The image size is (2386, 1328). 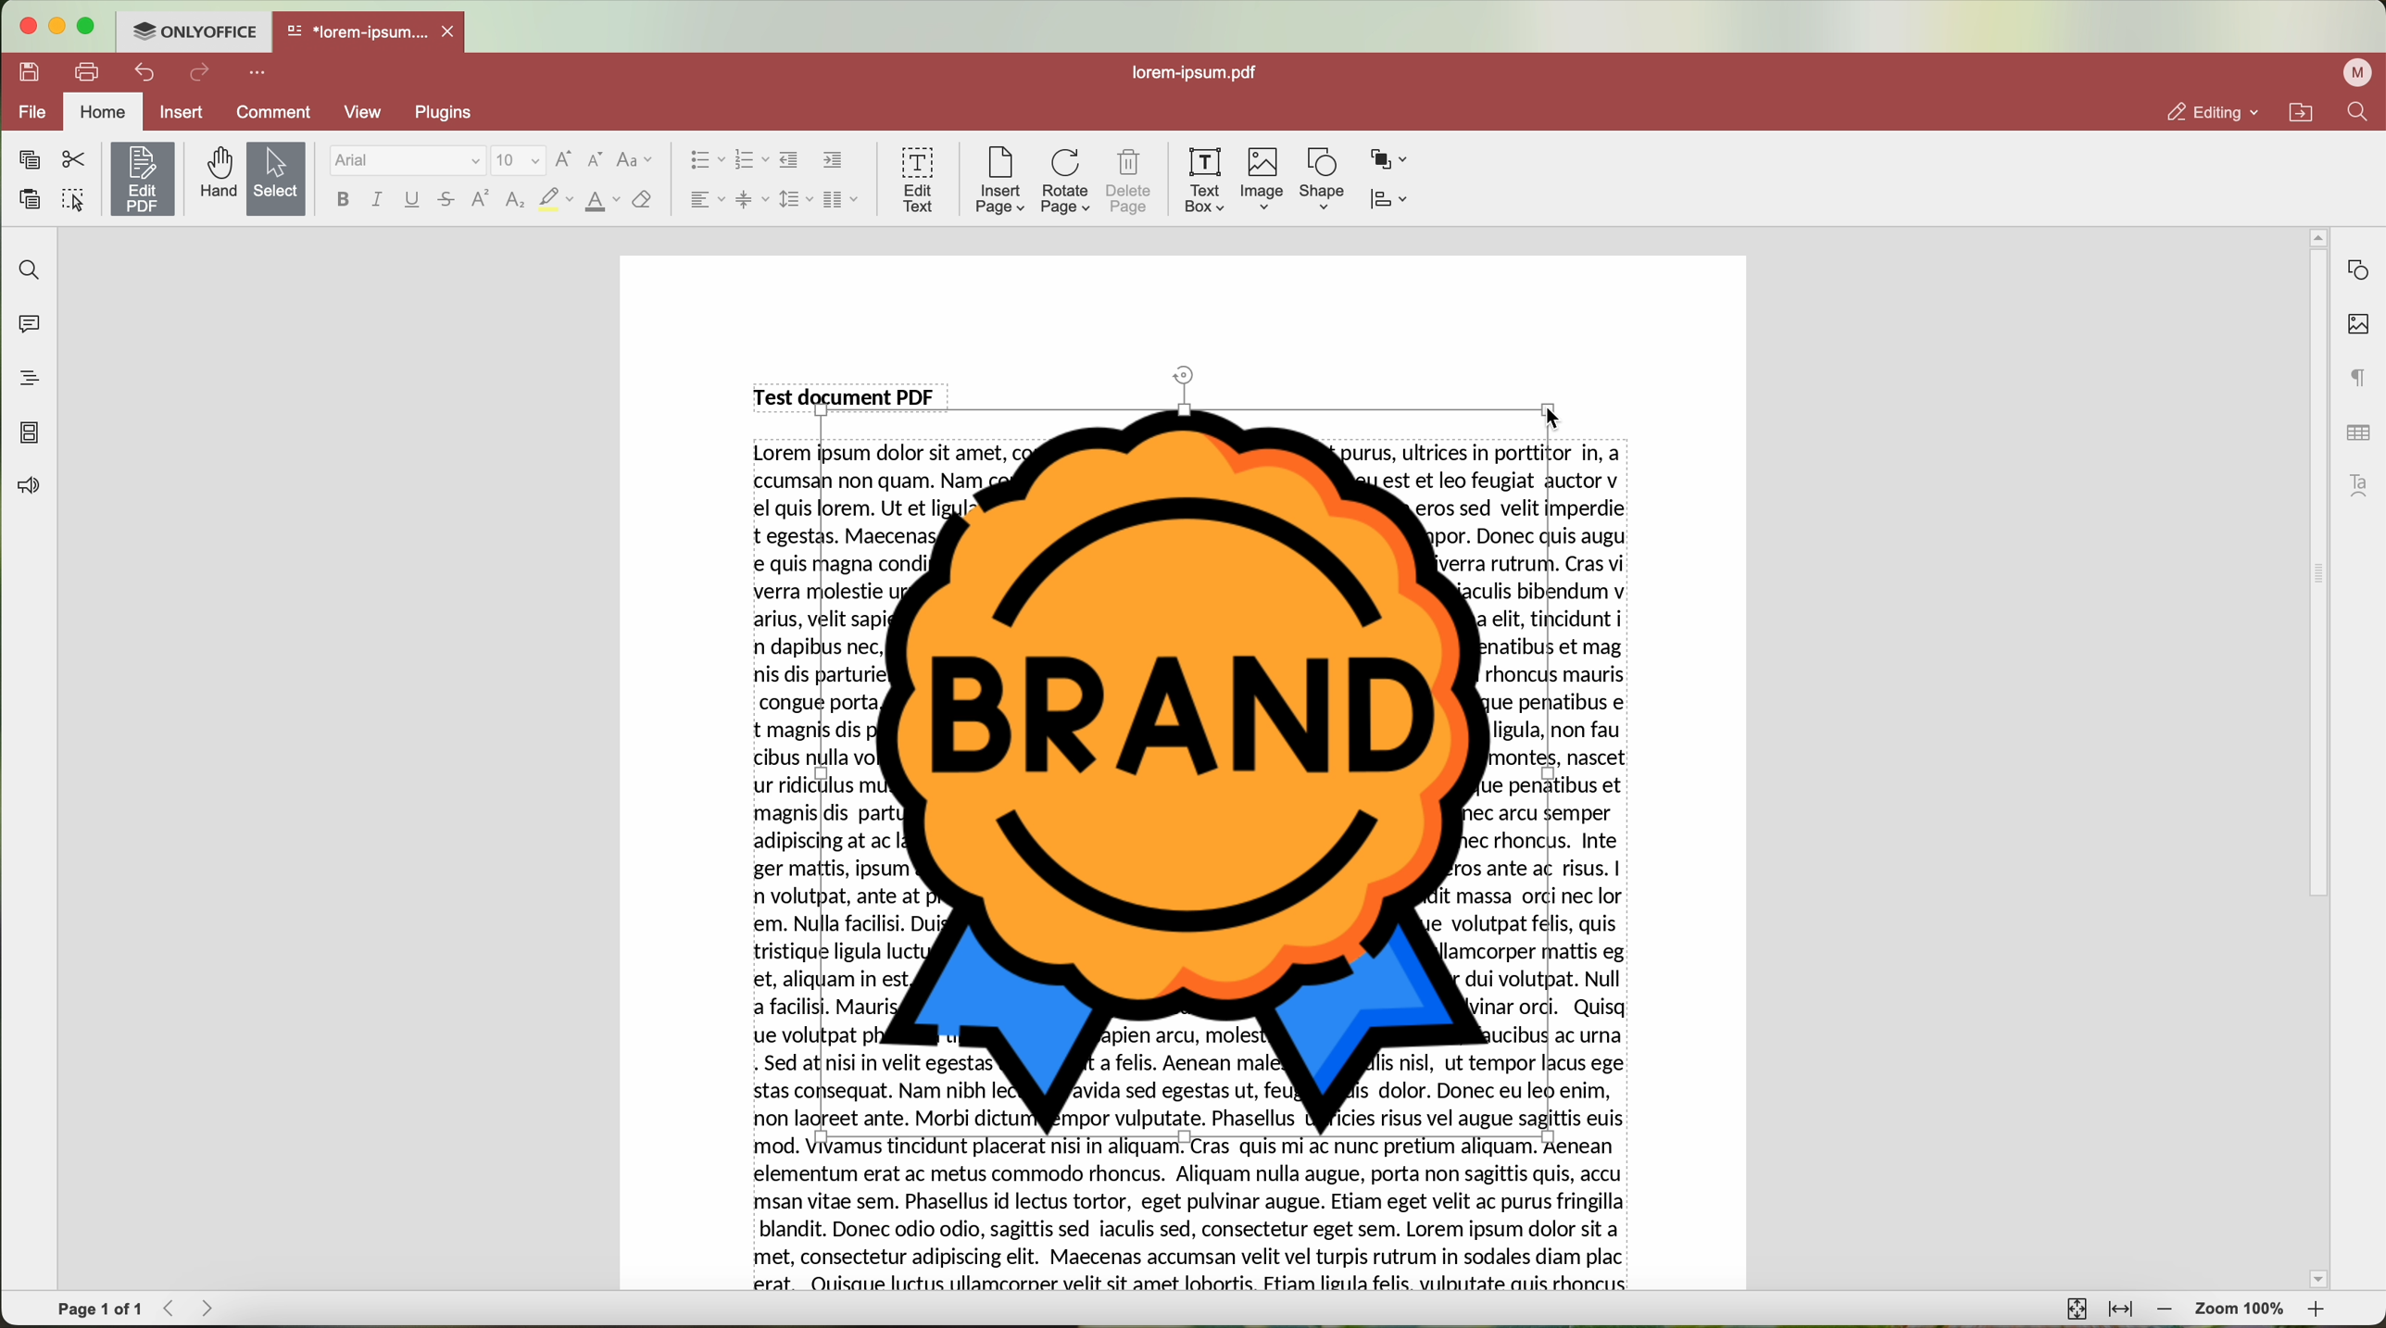 I want to click on superscript, so click(x=482, y=198).